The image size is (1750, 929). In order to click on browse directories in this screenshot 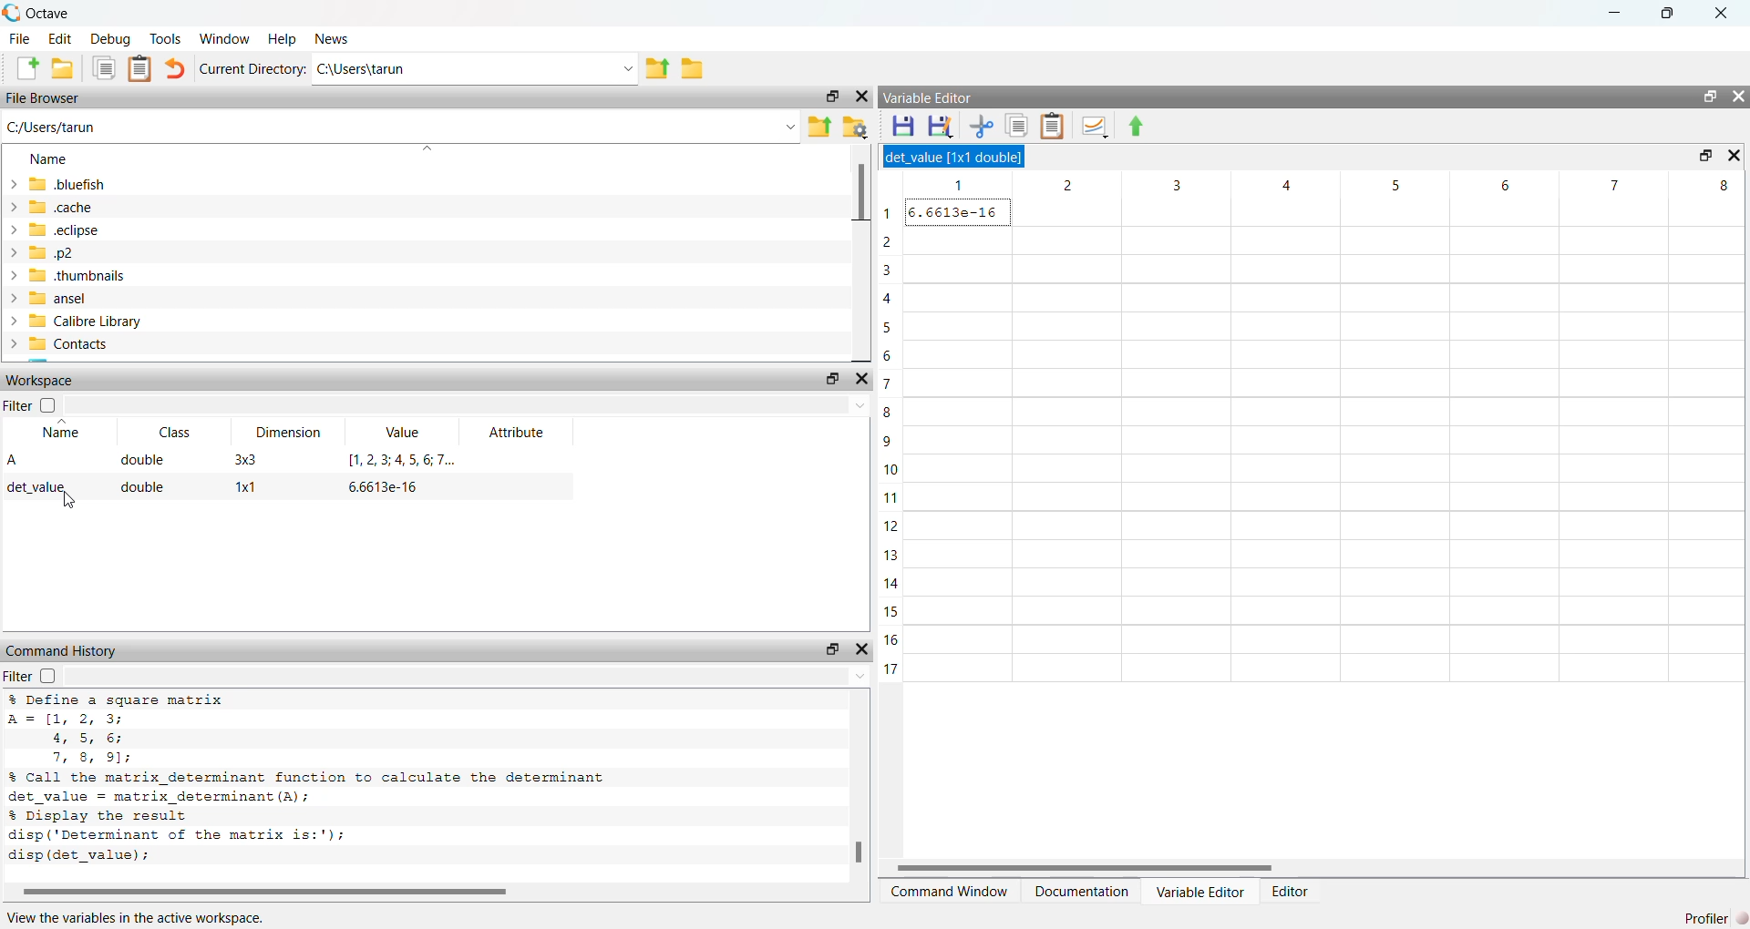, I will do `click(854, 128)`.